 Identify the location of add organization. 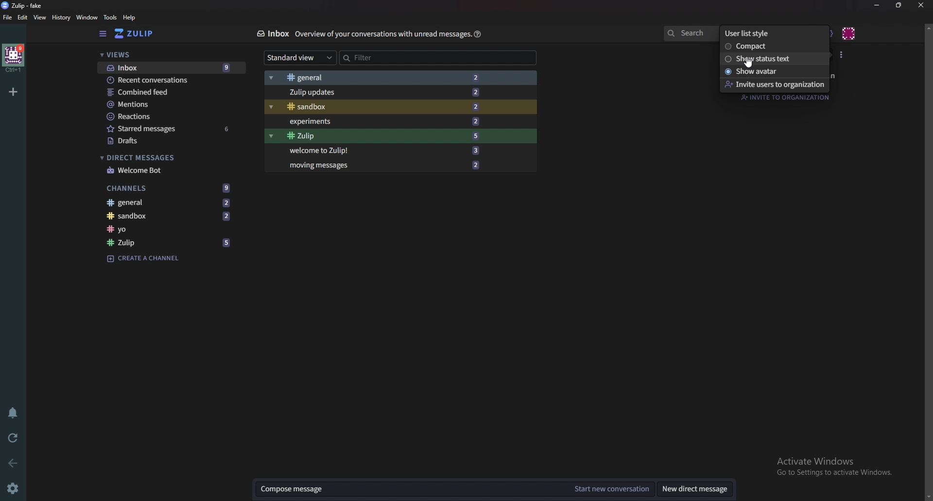
(13, 91).